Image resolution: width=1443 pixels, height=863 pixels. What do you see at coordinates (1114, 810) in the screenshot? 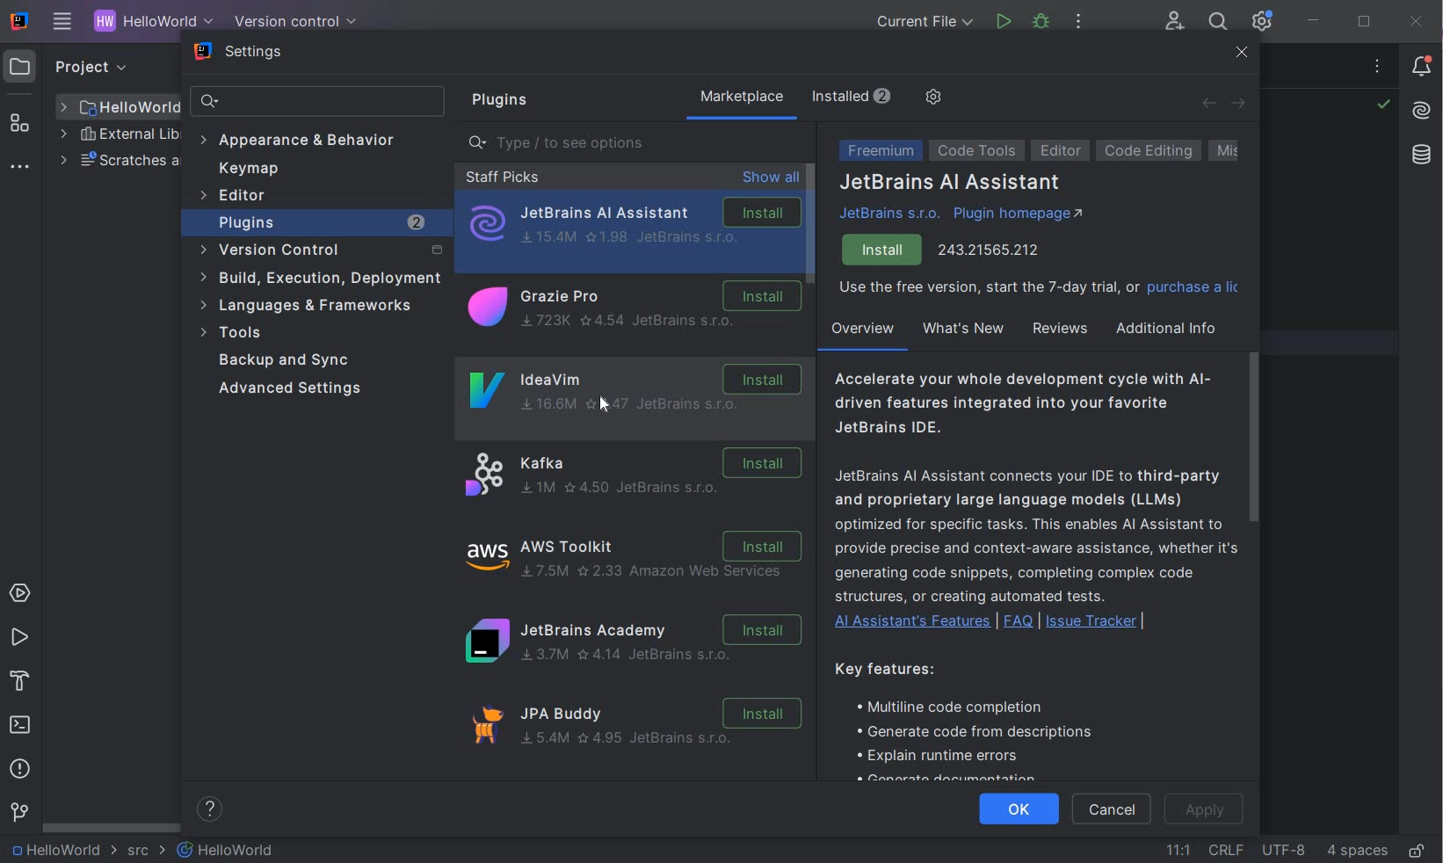
I see `CANEL` at bounding box center [1114, 810].